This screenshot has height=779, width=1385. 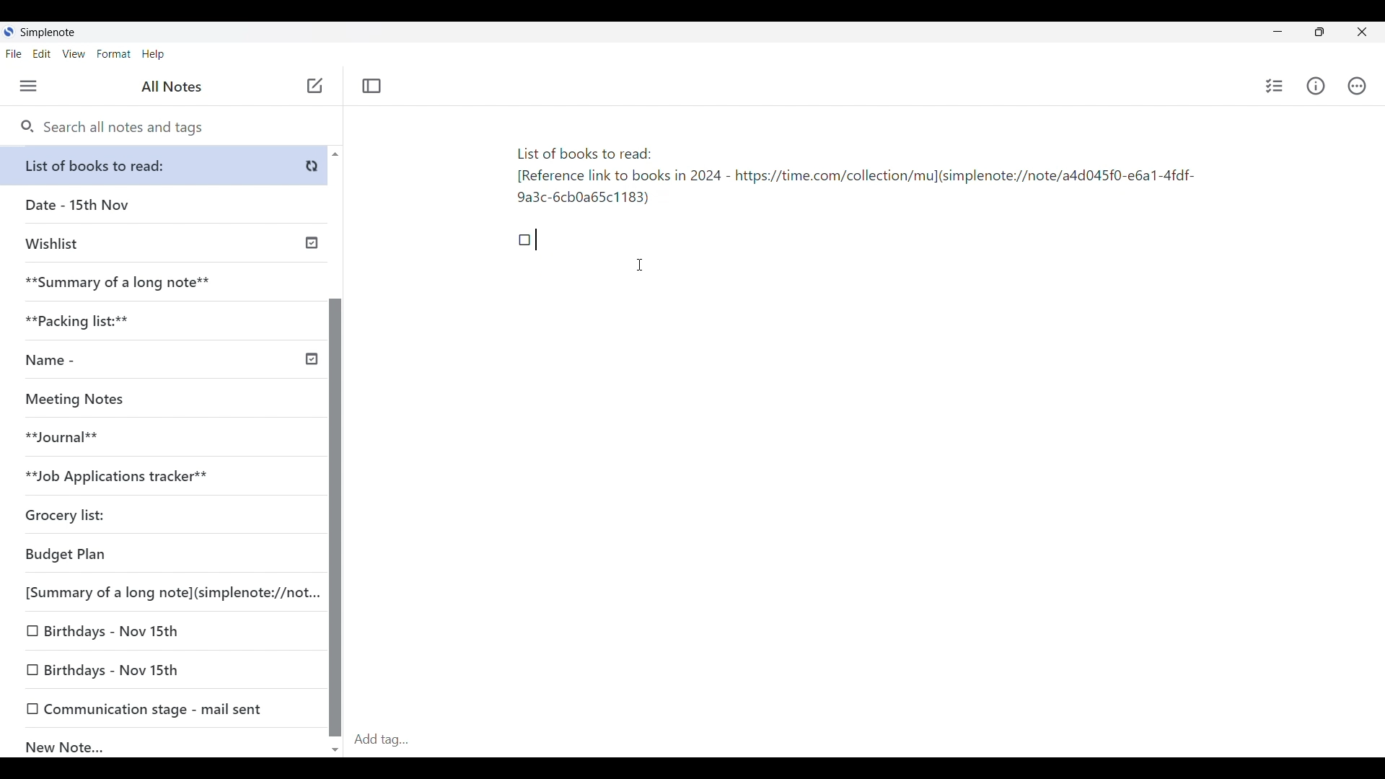 I want to click on List of books to read:
[Reference link to books in 2024 - https://time.com/collection/mul(simplenote:/note/add045f0-e6a1-4fdf-, so click(x=853, y=179).